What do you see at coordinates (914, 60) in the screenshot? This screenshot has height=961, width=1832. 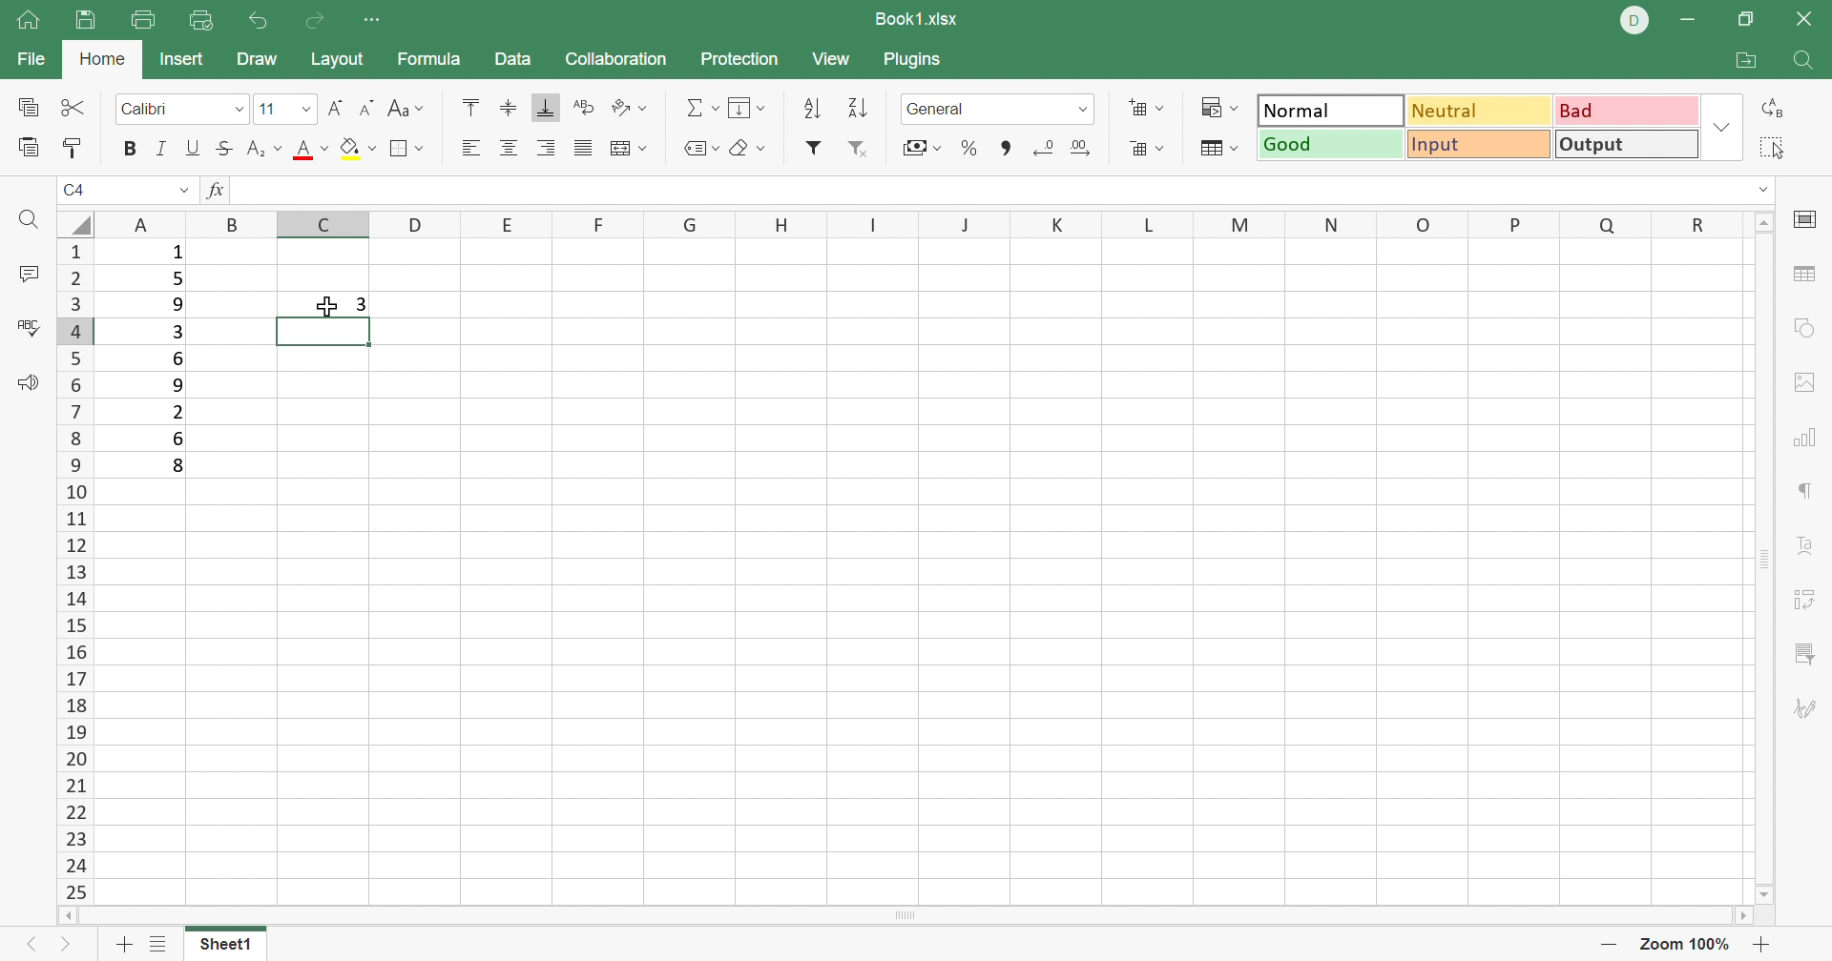 I see `Plugins` at bounding box center [914, 60].